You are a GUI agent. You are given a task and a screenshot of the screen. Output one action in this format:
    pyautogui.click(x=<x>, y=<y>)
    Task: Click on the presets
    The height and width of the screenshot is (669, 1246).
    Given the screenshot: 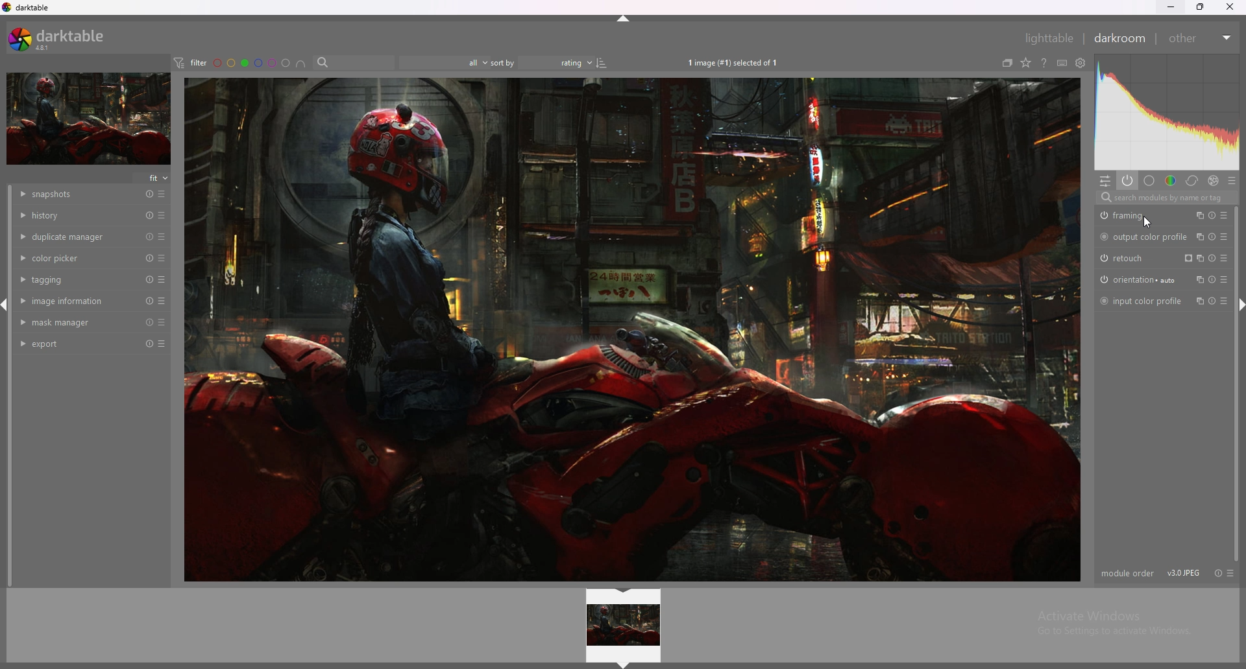 What is the action you would take?
    pyautogui.click(x=1230, y=573)
    